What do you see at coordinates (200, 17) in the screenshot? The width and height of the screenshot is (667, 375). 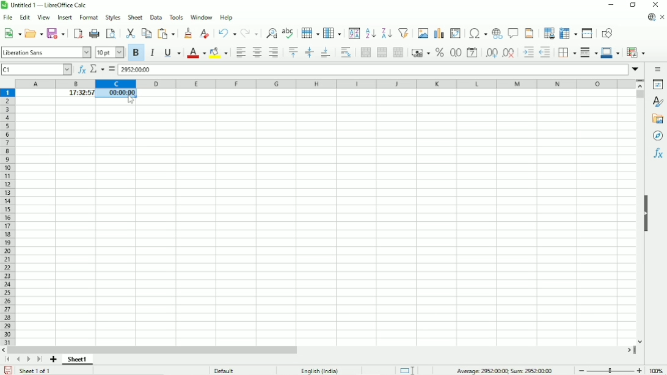 I see `Window` at bounding box center [200, 17].